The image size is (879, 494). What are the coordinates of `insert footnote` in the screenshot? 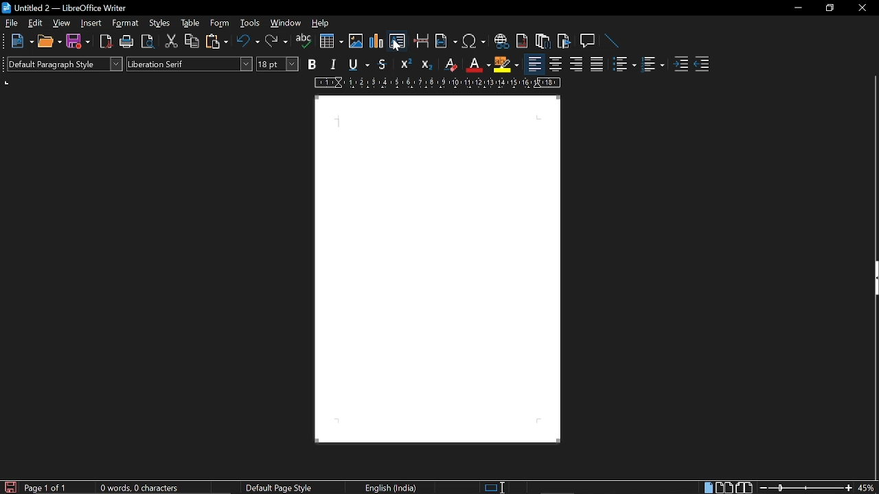 It's located at (523, 42).